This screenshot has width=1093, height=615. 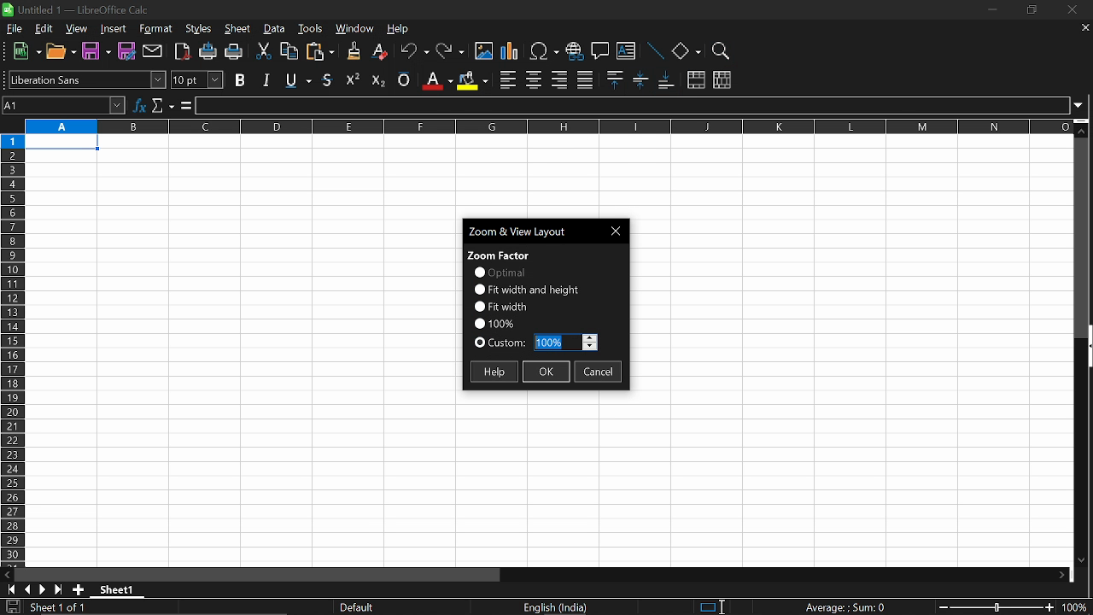 What do you see at coordinates (299, 79) in the screenshot?
I see `strikethough` at bounding box center [299, 79].